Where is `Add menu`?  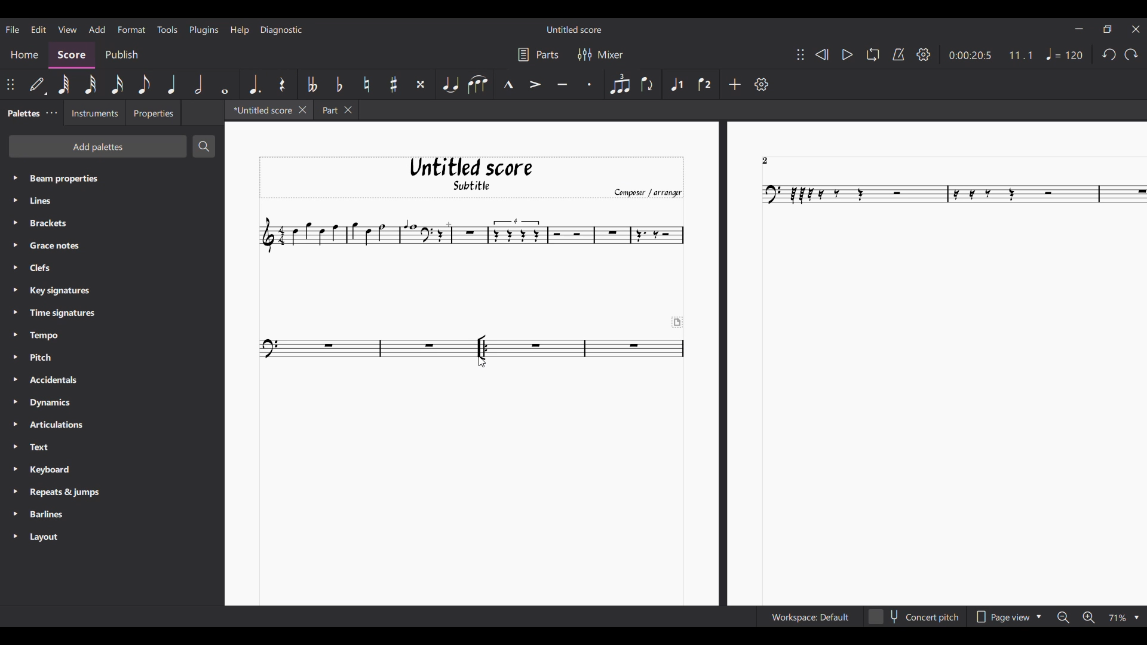
Add menu is located at coordinates (97, 29).